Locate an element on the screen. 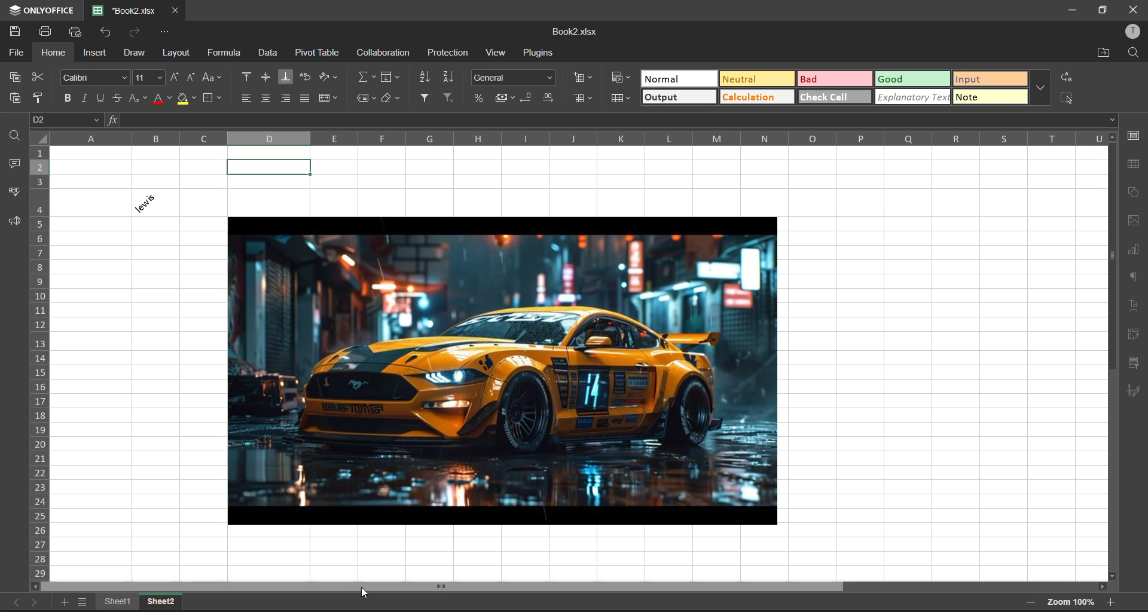 The width and height of the screenshot is (1148, 612). more options is located at coordinates (1040, 88).